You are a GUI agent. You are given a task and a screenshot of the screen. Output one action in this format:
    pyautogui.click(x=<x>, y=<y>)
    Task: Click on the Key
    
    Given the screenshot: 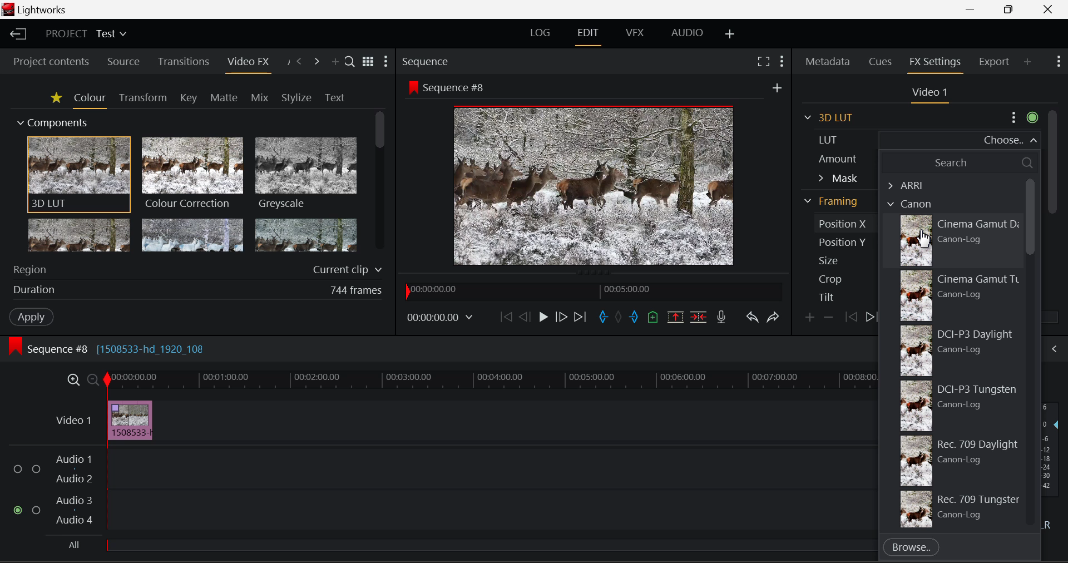 What is the action you would take?
    pyautogui.click(x=188, y=98)
    